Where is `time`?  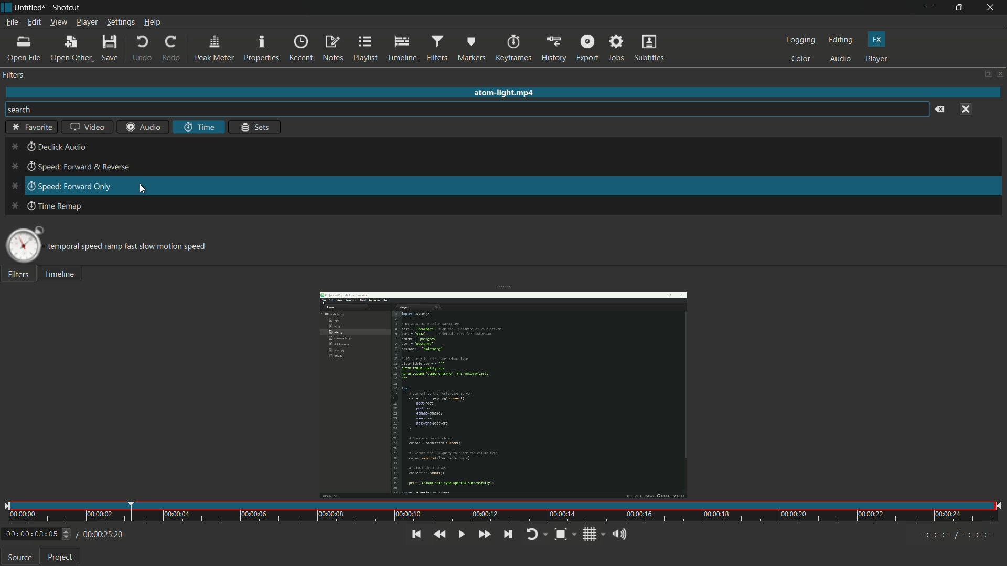
time is located at coordinates (199, 127).